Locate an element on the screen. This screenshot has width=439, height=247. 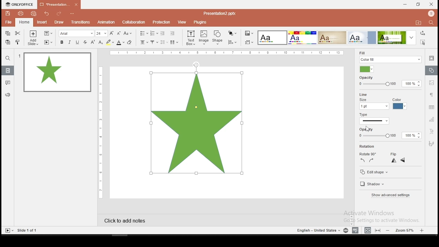
find is located at coordinates (432, 23).